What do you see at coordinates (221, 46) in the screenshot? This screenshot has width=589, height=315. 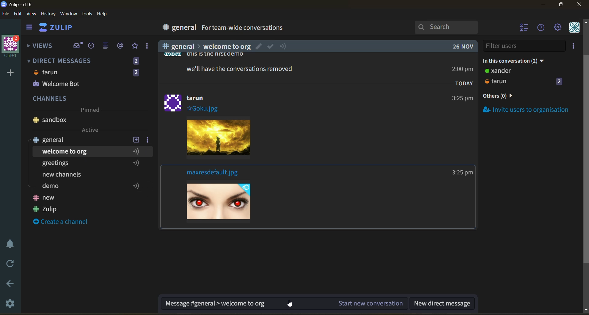 I see `` at bounding box center [221, 46].